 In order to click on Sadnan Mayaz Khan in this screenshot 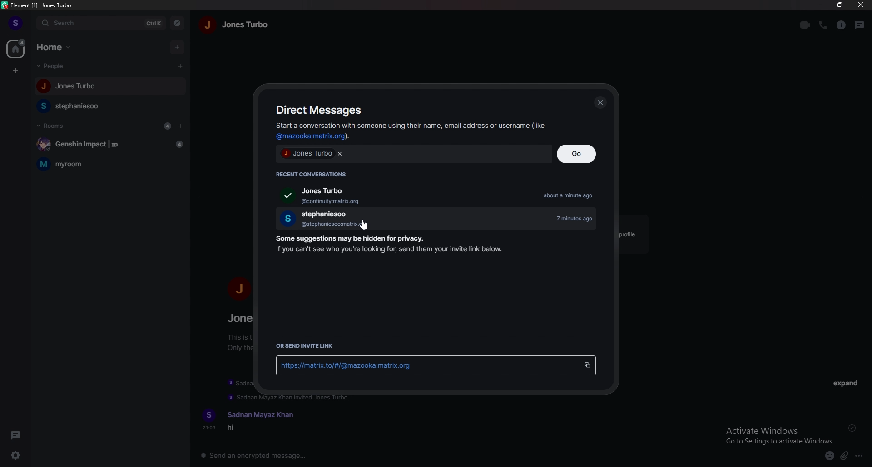, I will do `click(264, 412)`.